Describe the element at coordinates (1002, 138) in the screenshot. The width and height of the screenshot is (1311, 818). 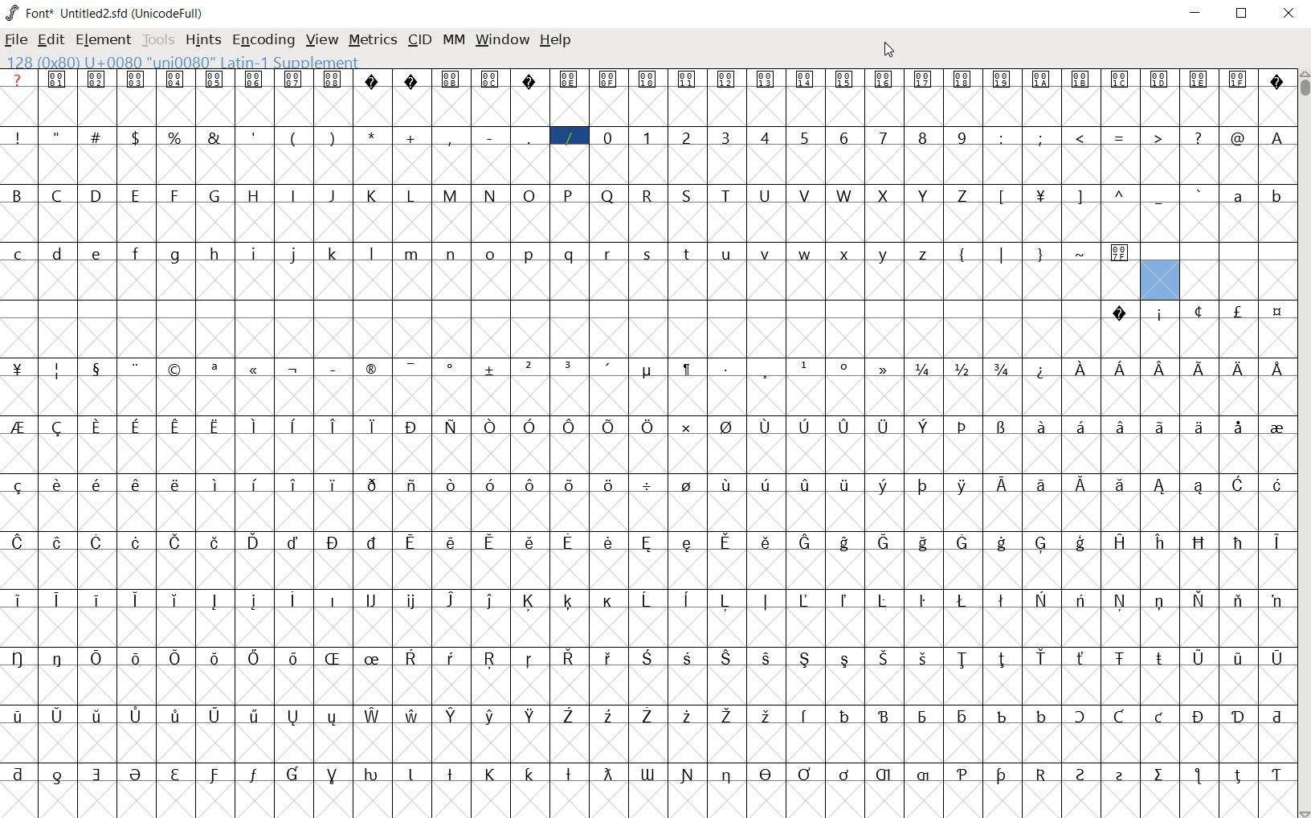
I see `glyph` at that location.